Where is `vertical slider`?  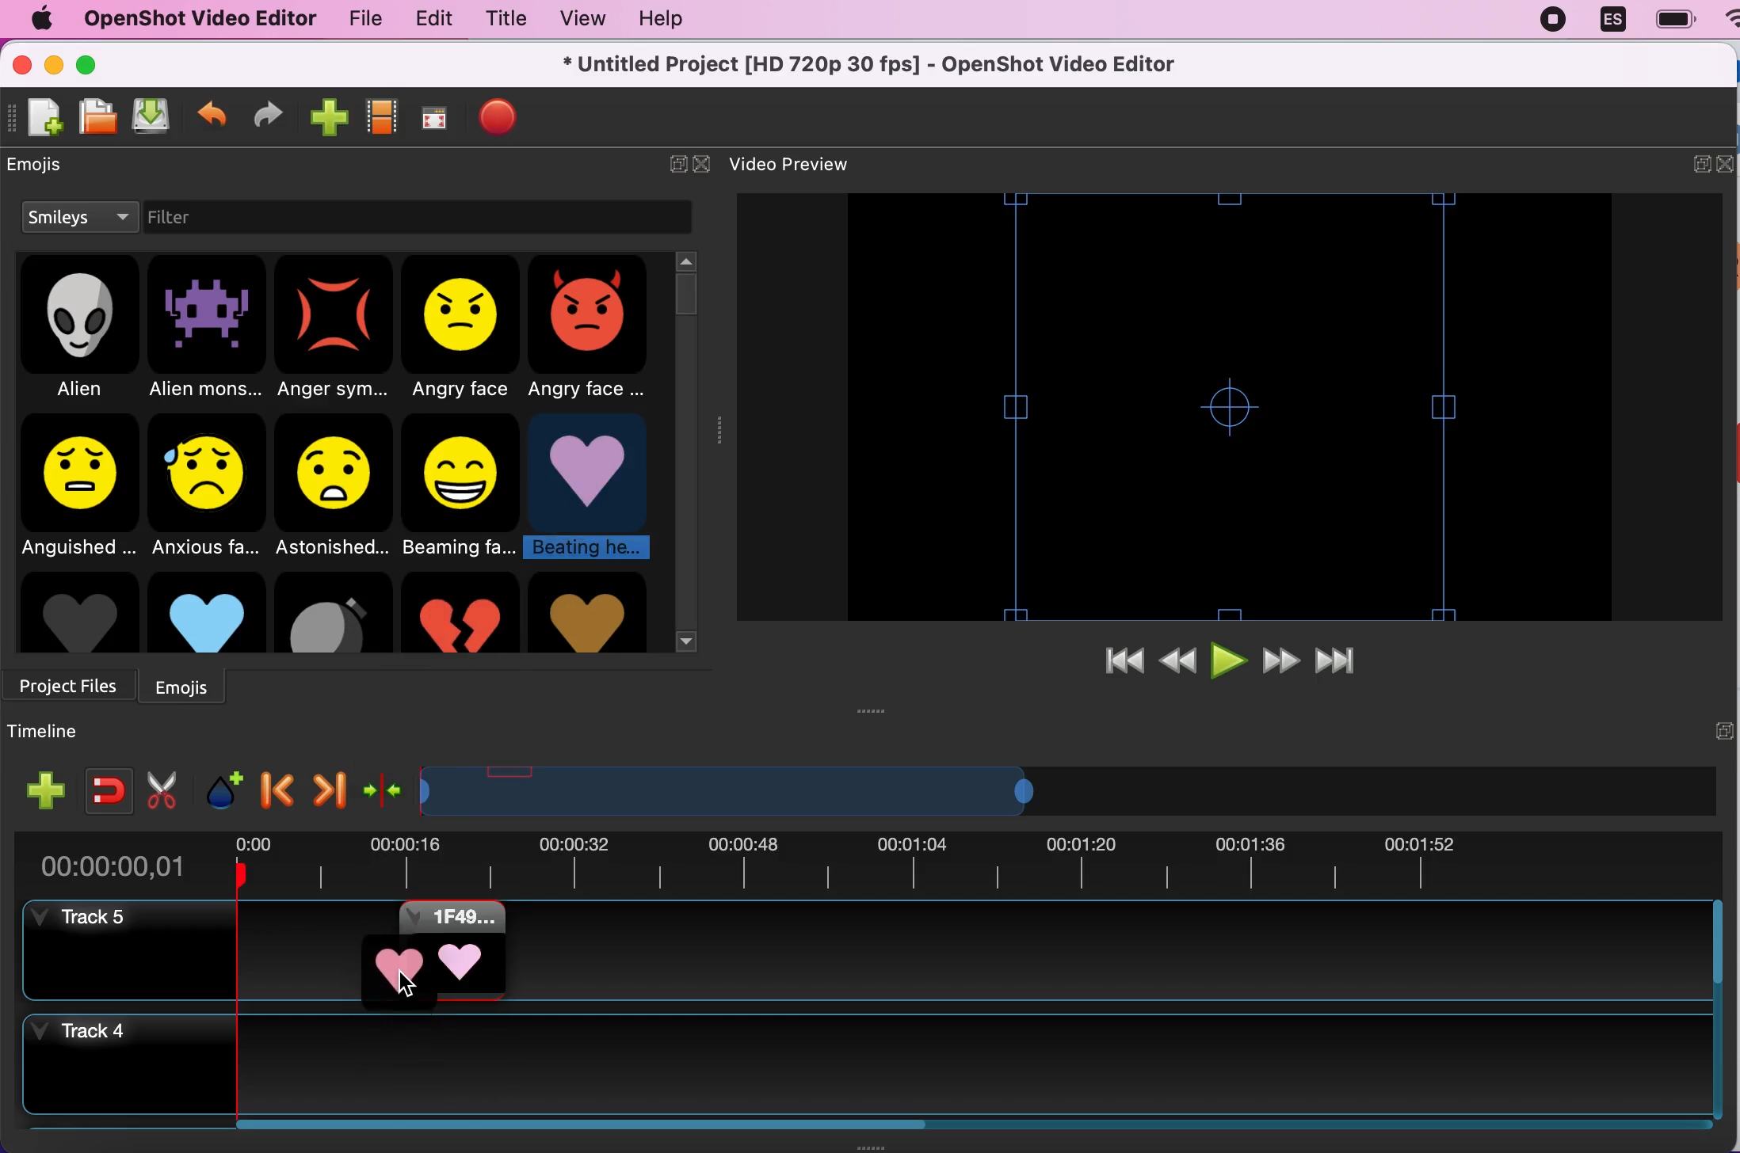 vertical slider is located at coordinates (686, 291).